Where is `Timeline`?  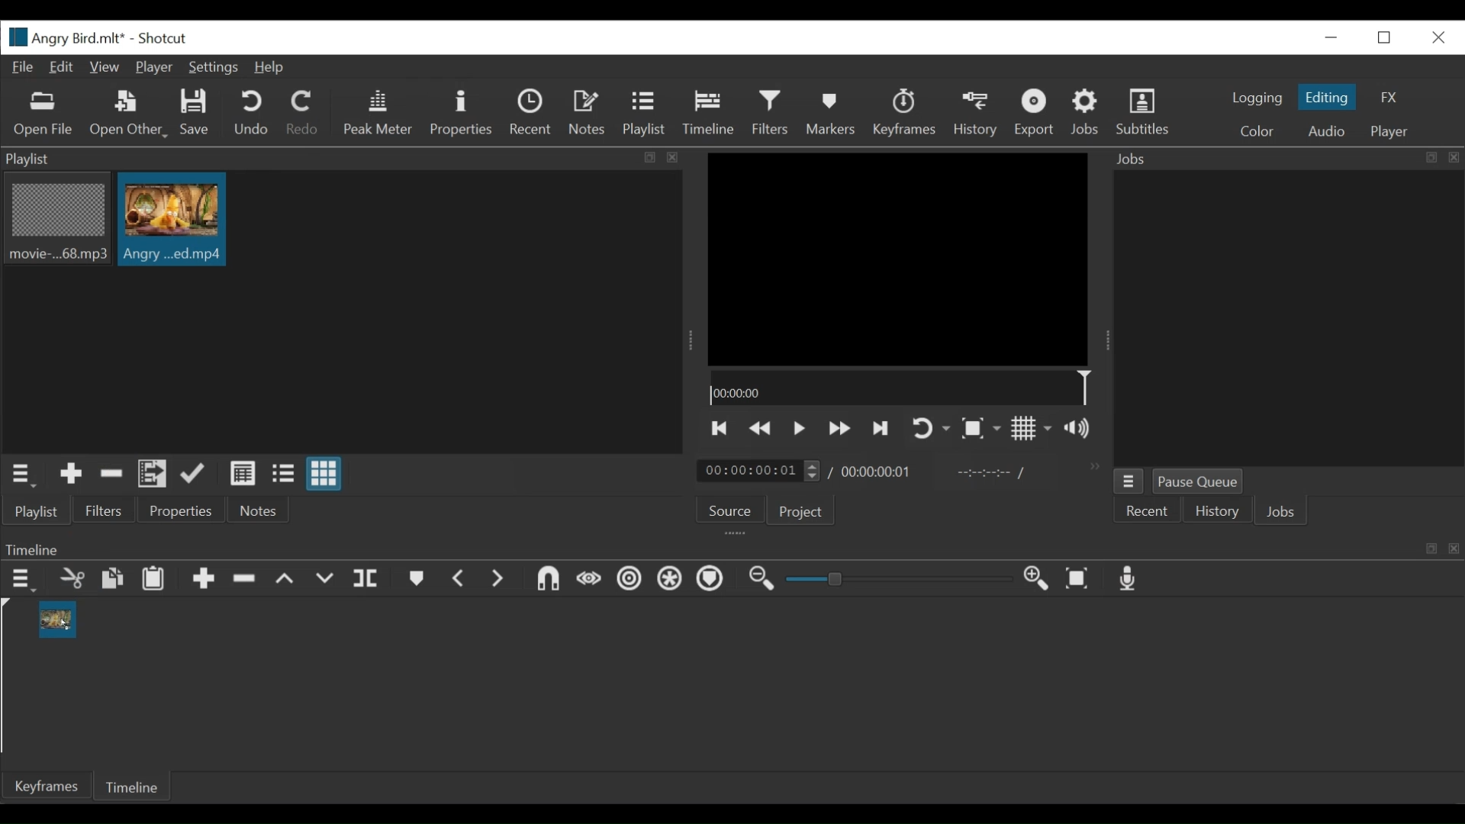
Timeline is located at coordinates (732, 546).